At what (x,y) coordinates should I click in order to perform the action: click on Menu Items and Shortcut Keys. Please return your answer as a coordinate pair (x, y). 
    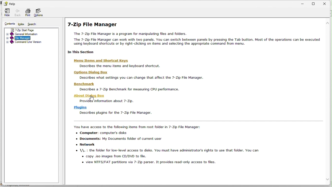
    Looking at the image, I should click on (102, 60).